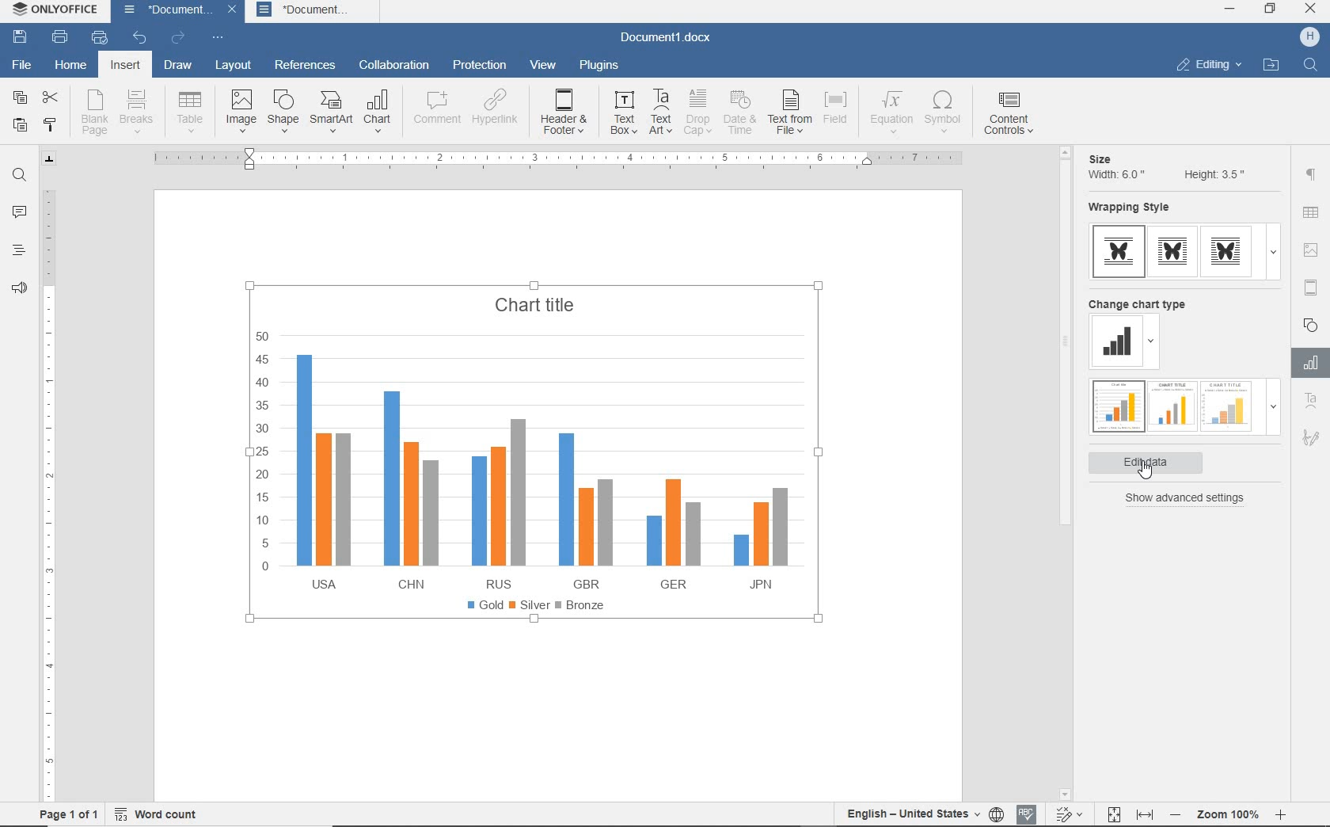  I want to click on spell check, so click(1027, 813).